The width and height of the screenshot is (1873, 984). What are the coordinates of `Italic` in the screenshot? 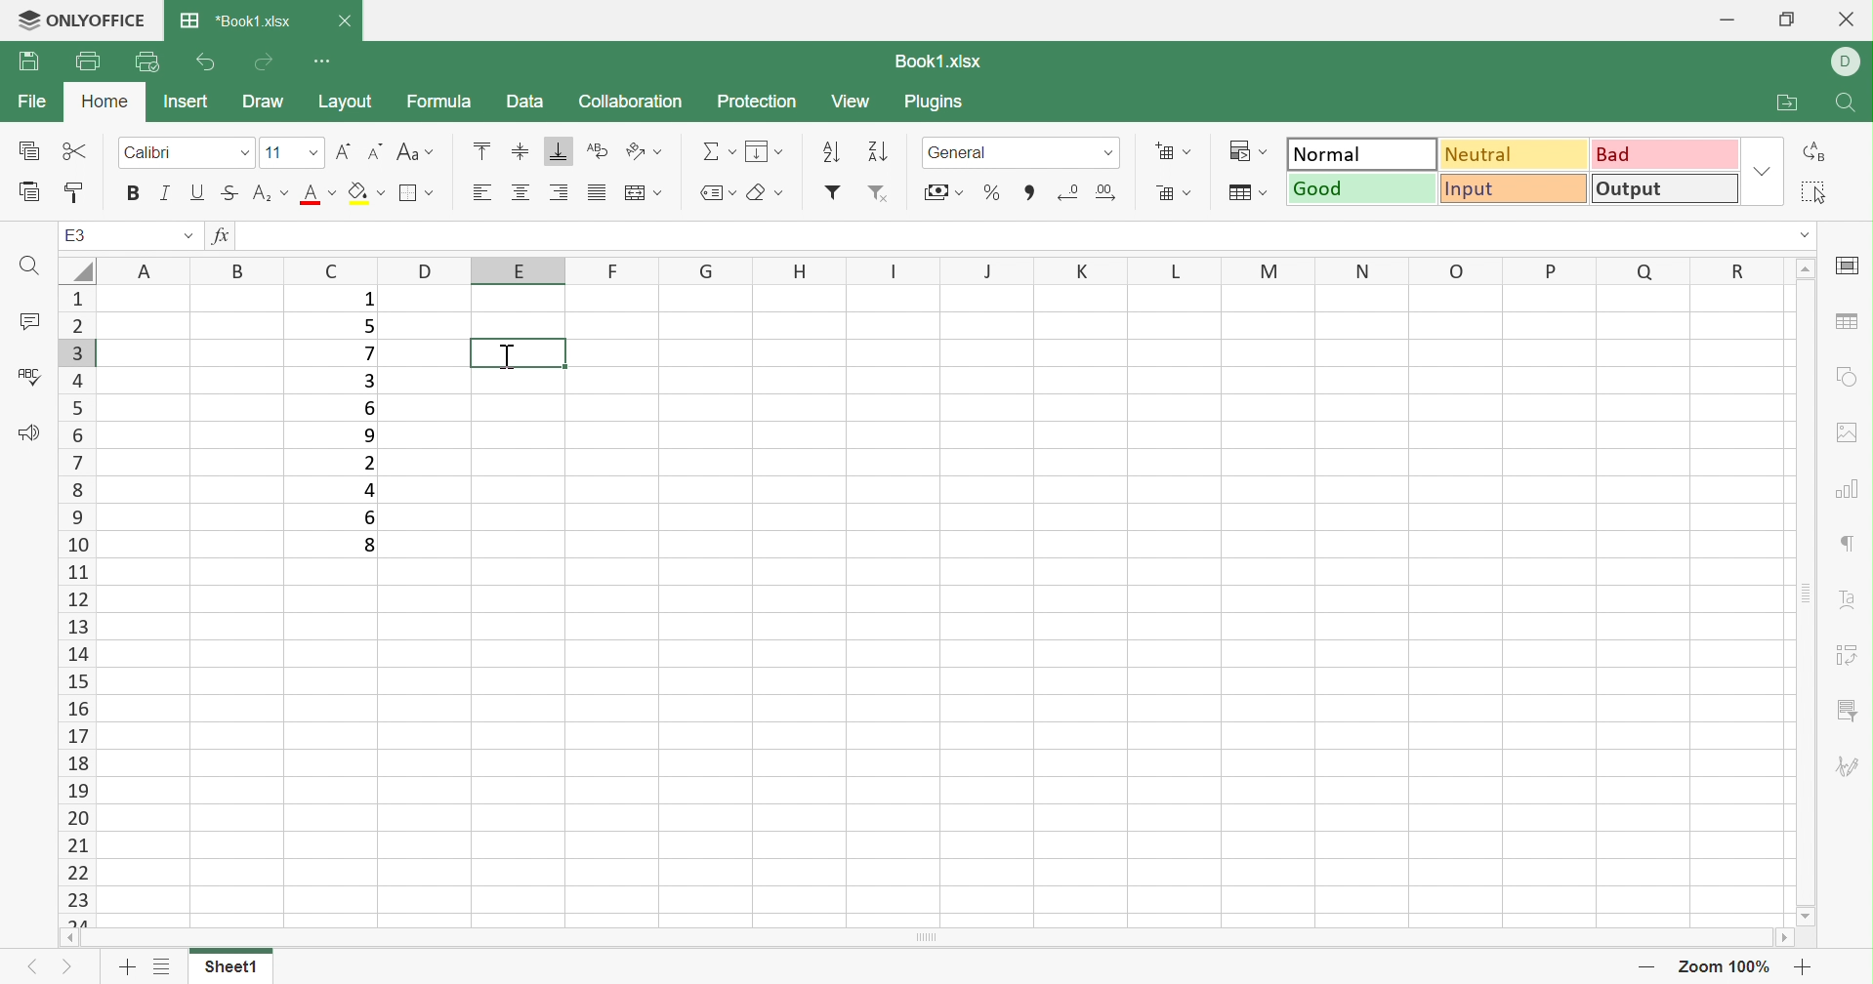 It's located at (167, 194).